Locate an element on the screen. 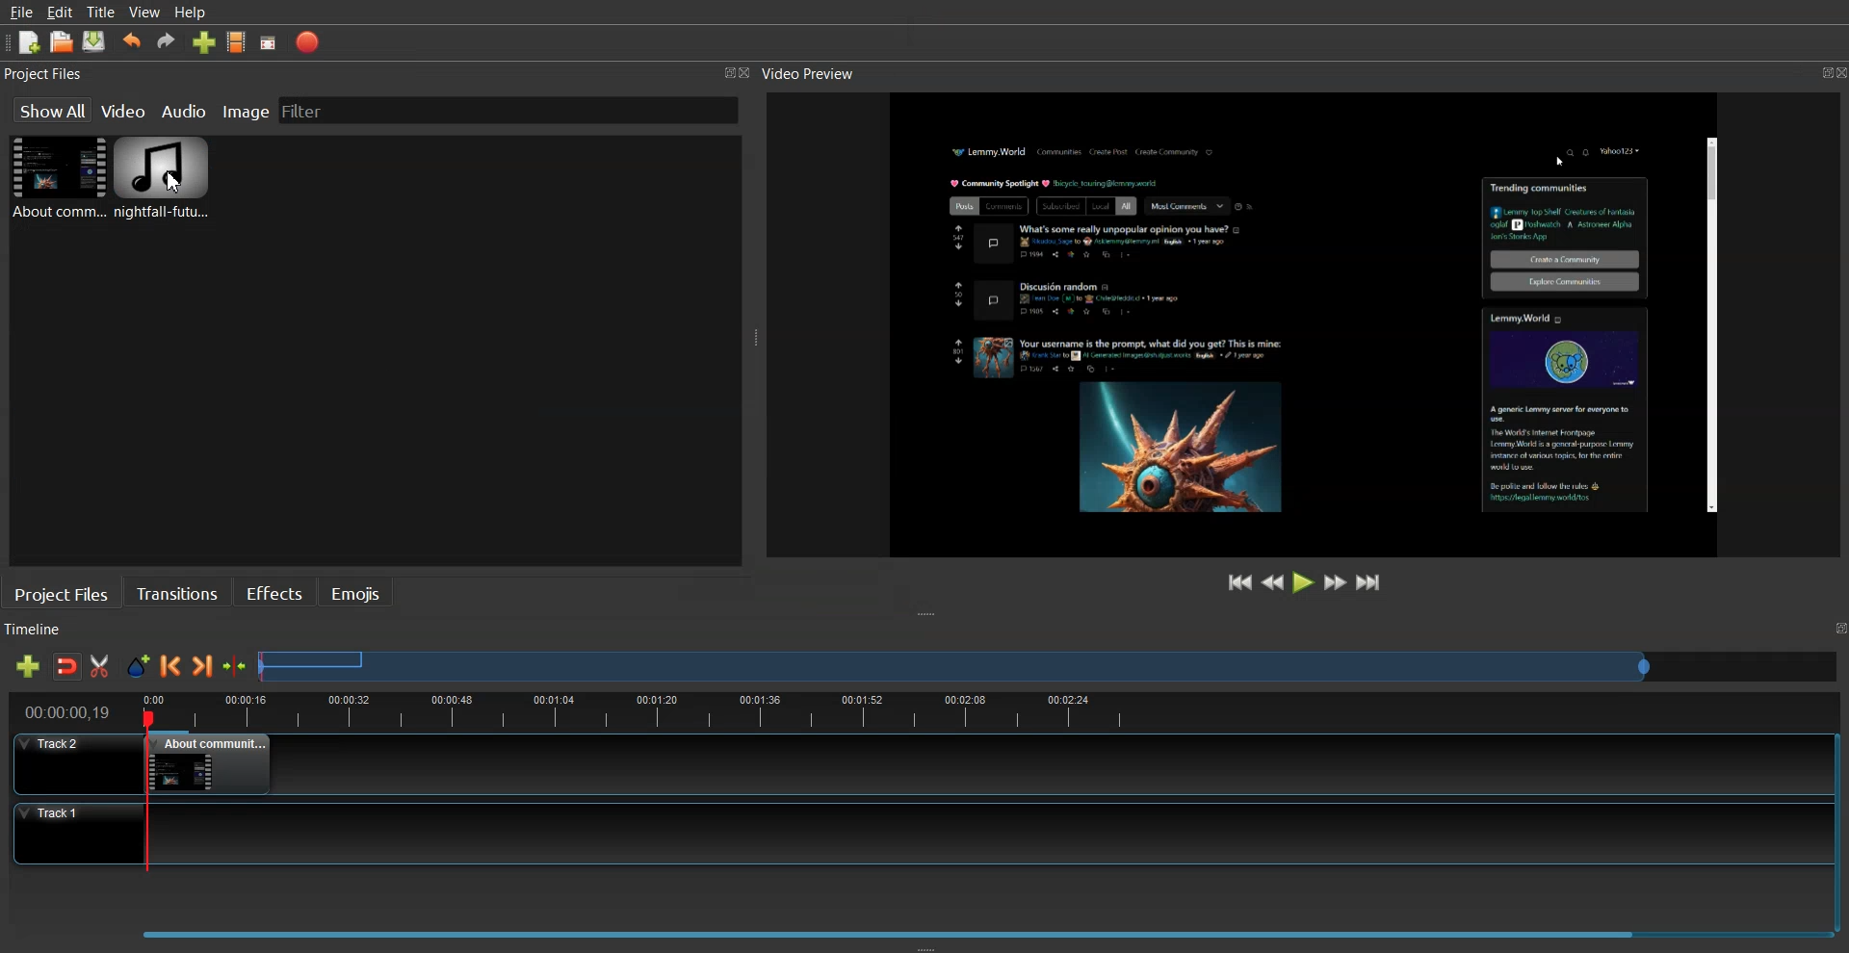  Saved Project is located at coordinates (94, 41).